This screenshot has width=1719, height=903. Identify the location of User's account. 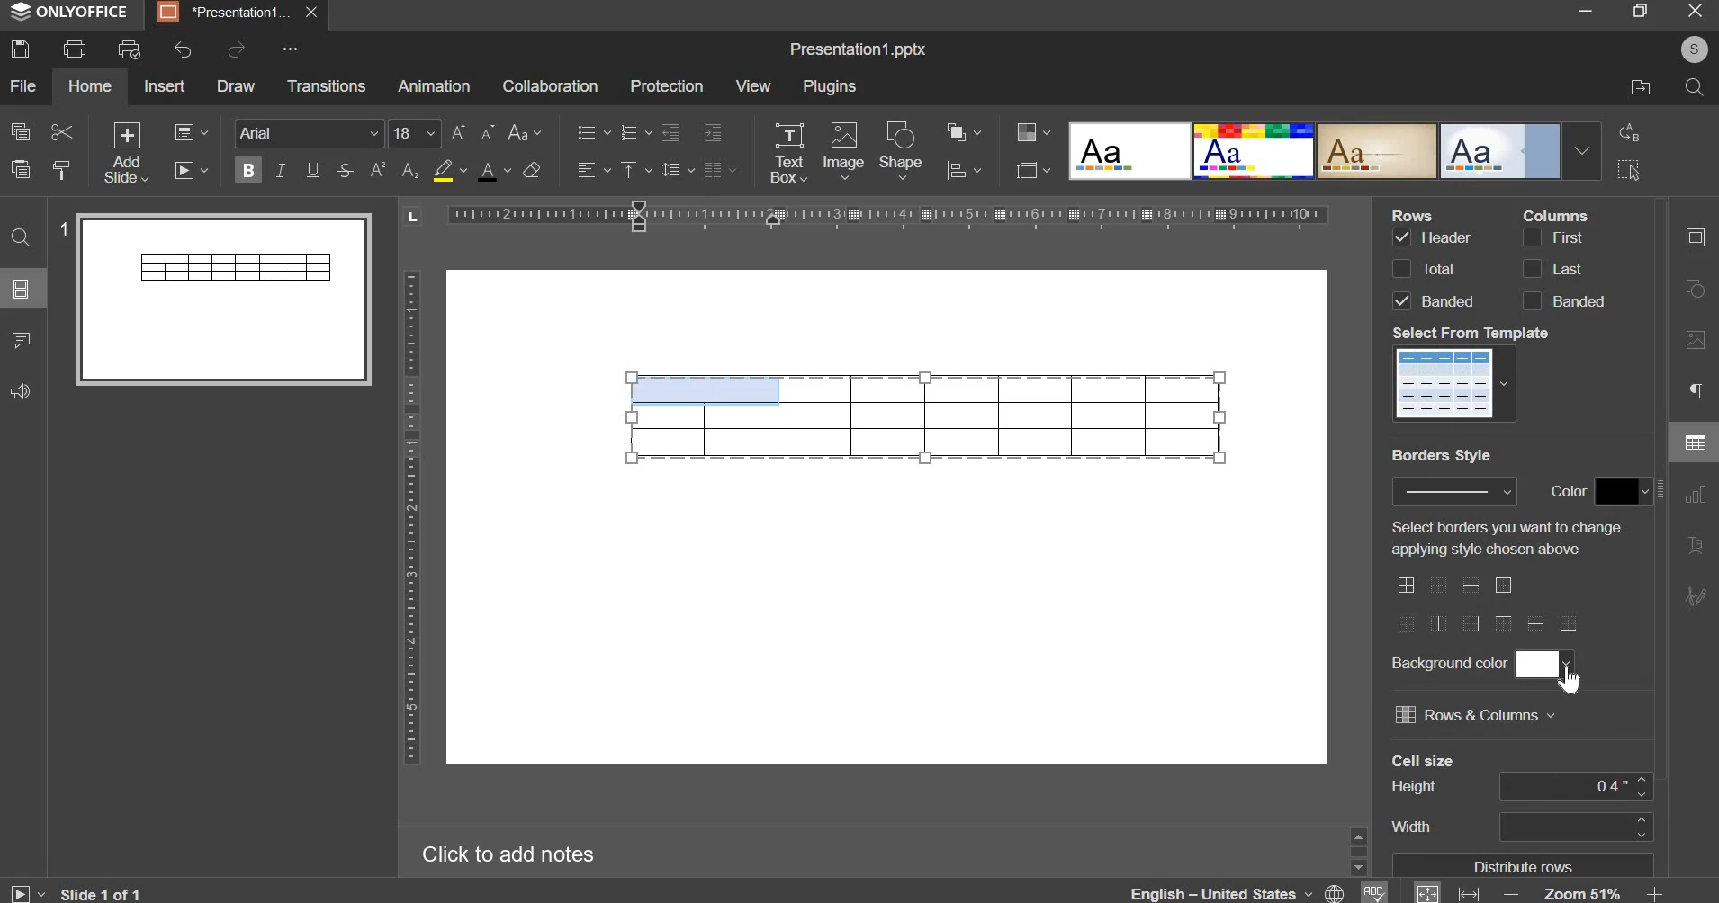
(1694, 48).